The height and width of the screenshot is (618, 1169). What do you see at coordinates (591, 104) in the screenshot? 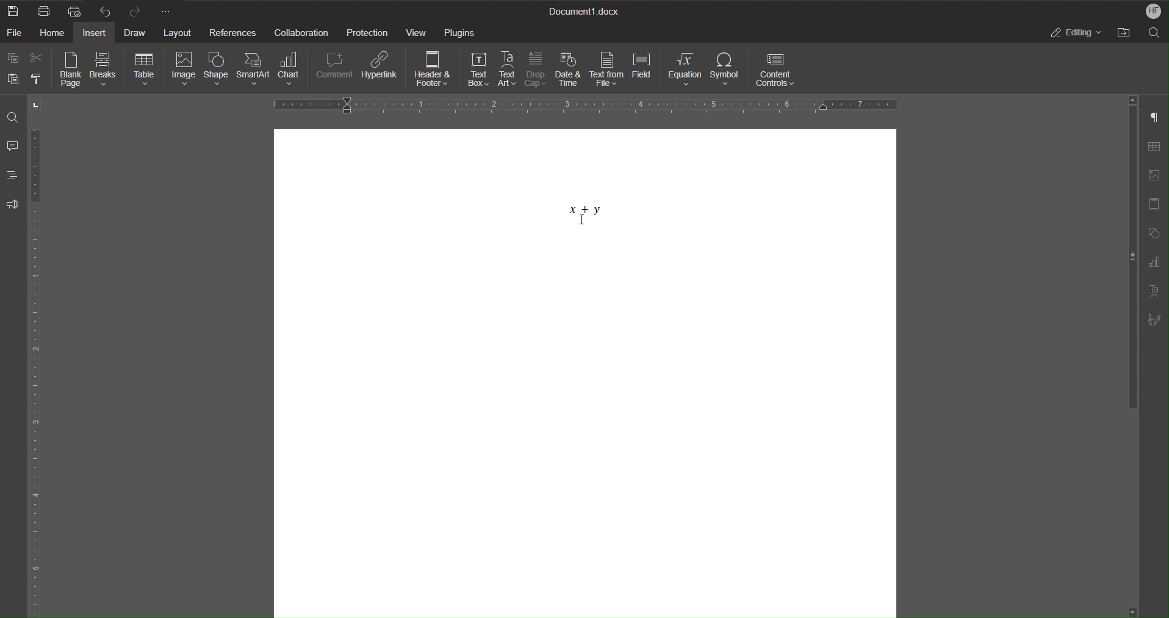
I see `Horizontal Ruler` at bounding box center [591, 104].